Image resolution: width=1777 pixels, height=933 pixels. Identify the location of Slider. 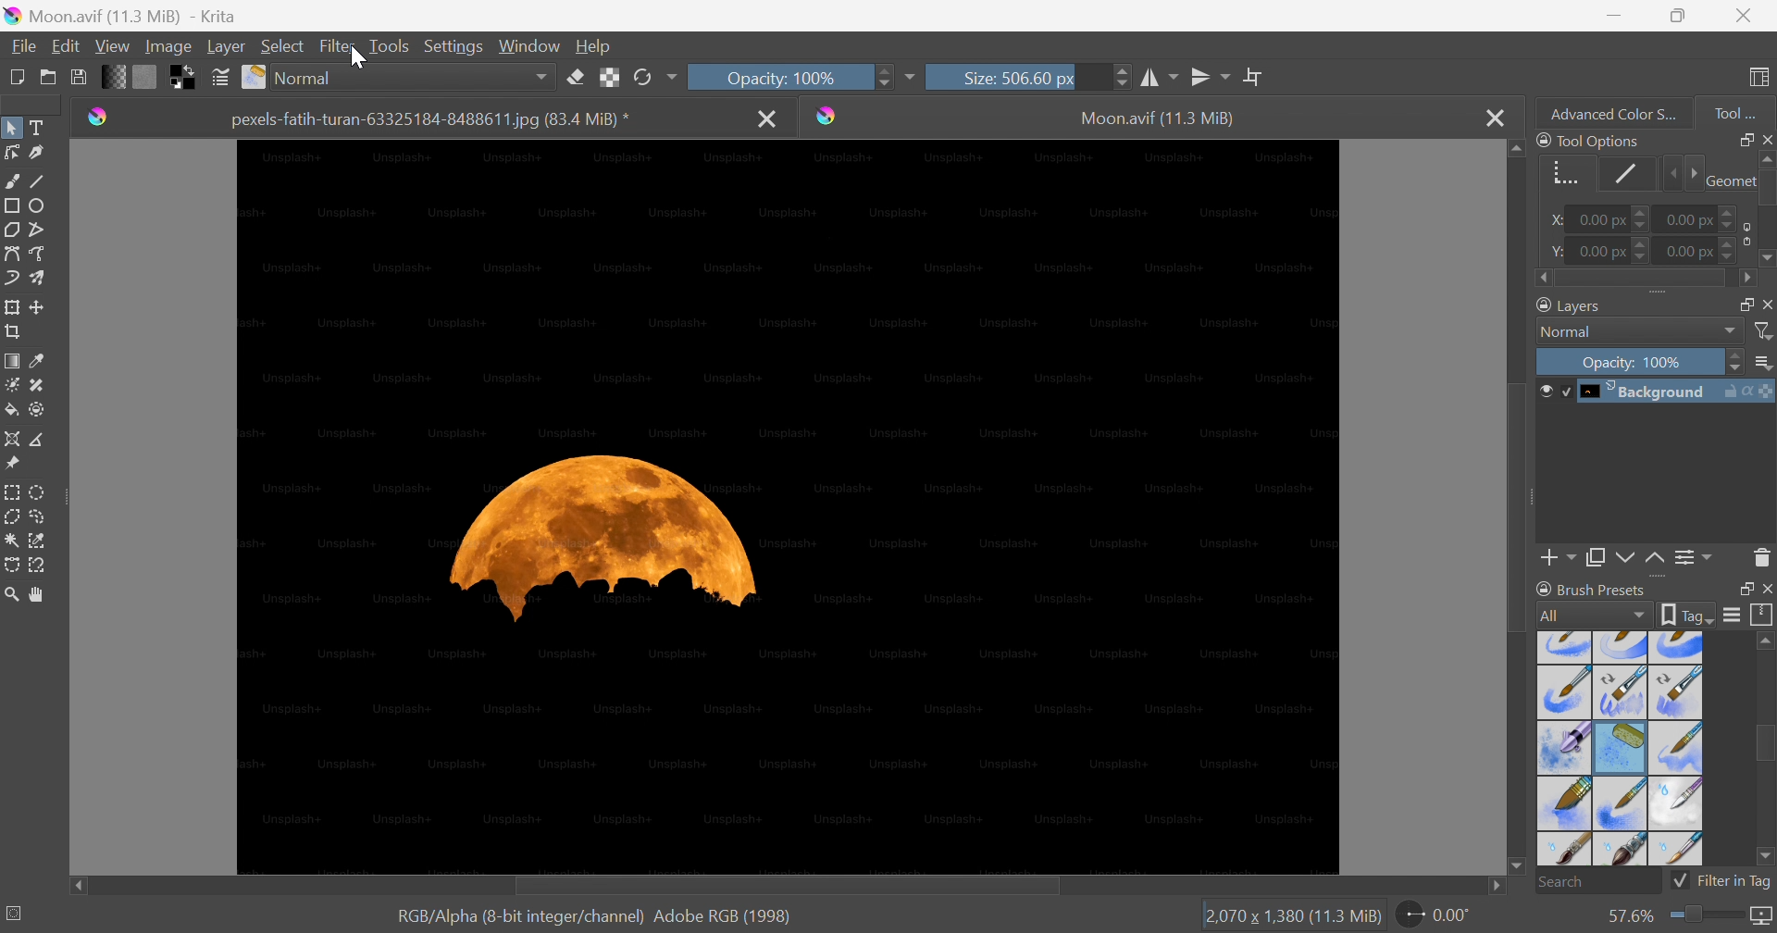
(1709, 918).